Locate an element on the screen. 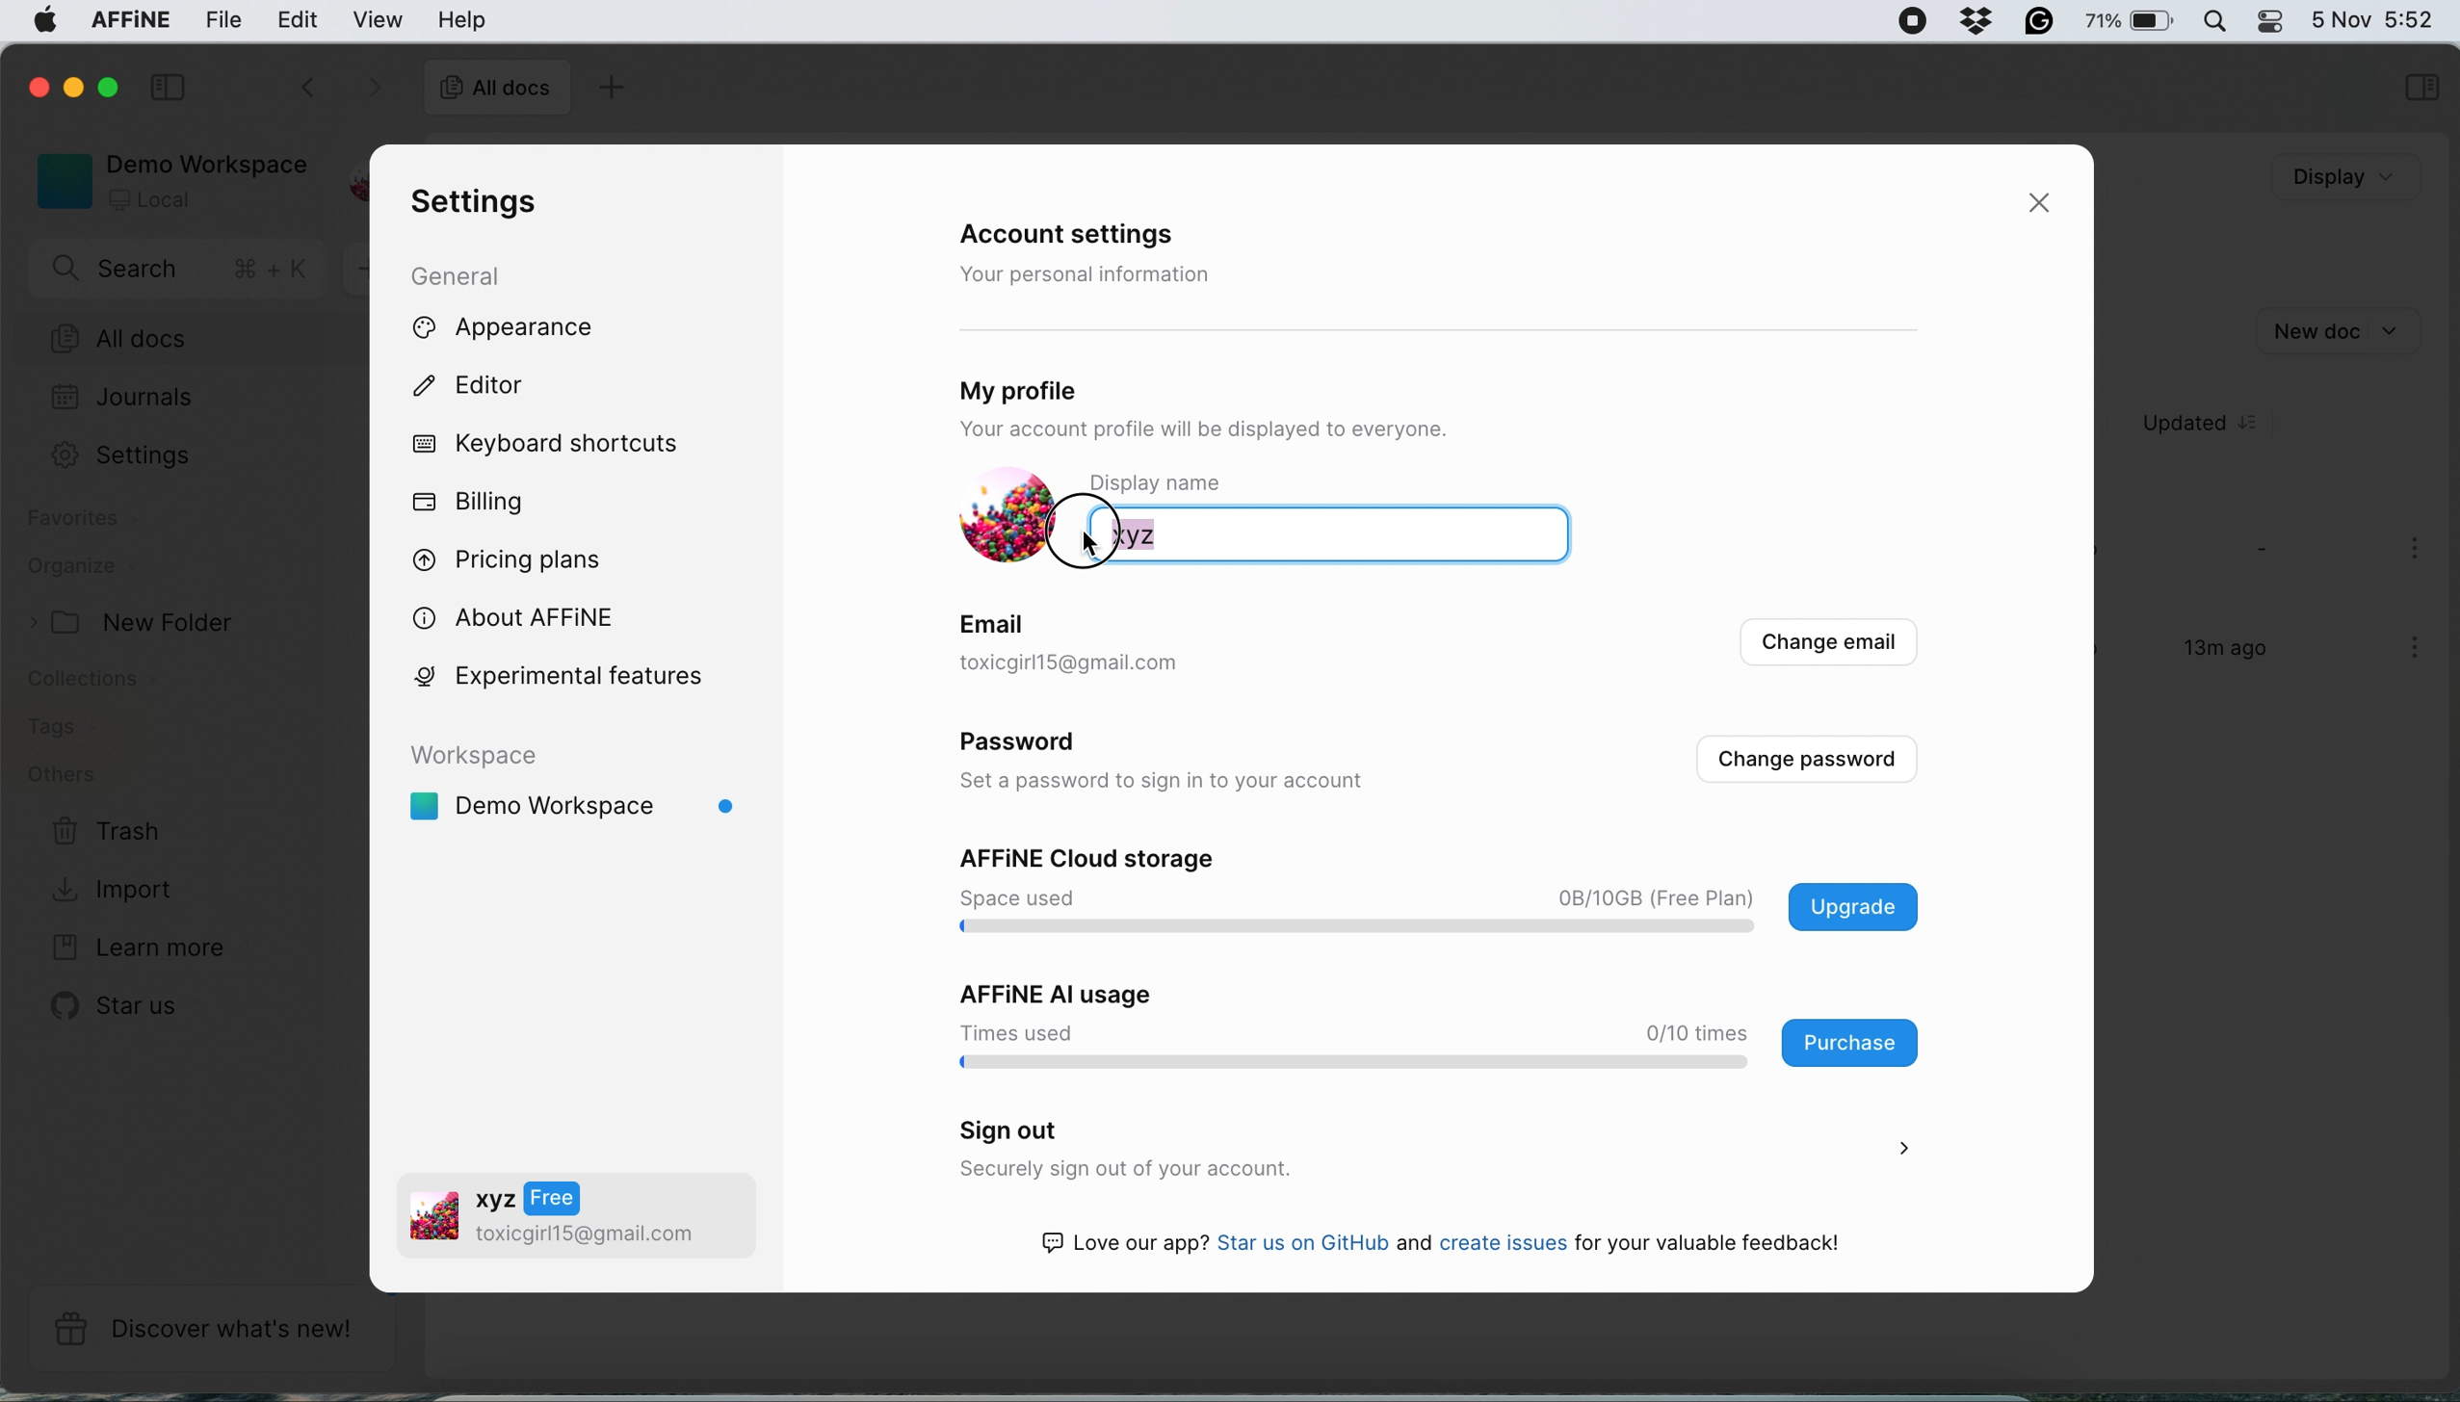 This screenshot has width=2460, height=1402. about affine is located at coordinates (525, 615).